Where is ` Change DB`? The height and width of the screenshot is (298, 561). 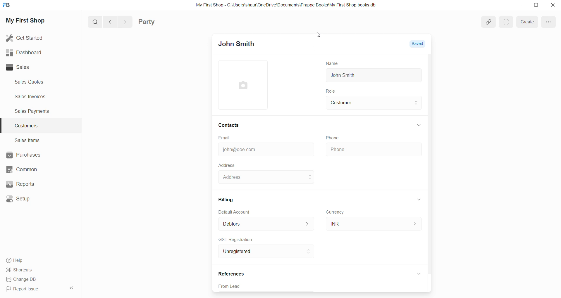  Change DB is located at coordinates (23, 279).